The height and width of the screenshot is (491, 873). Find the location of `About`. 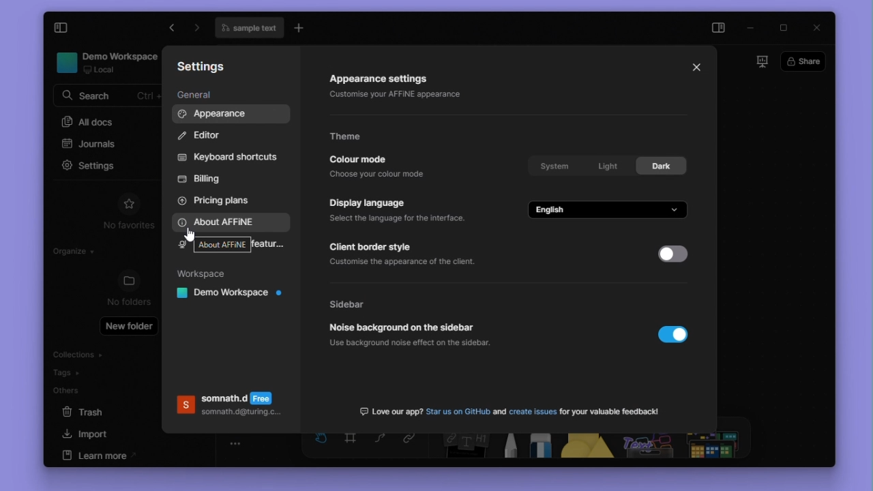

About is located at coordinates (224, 244).